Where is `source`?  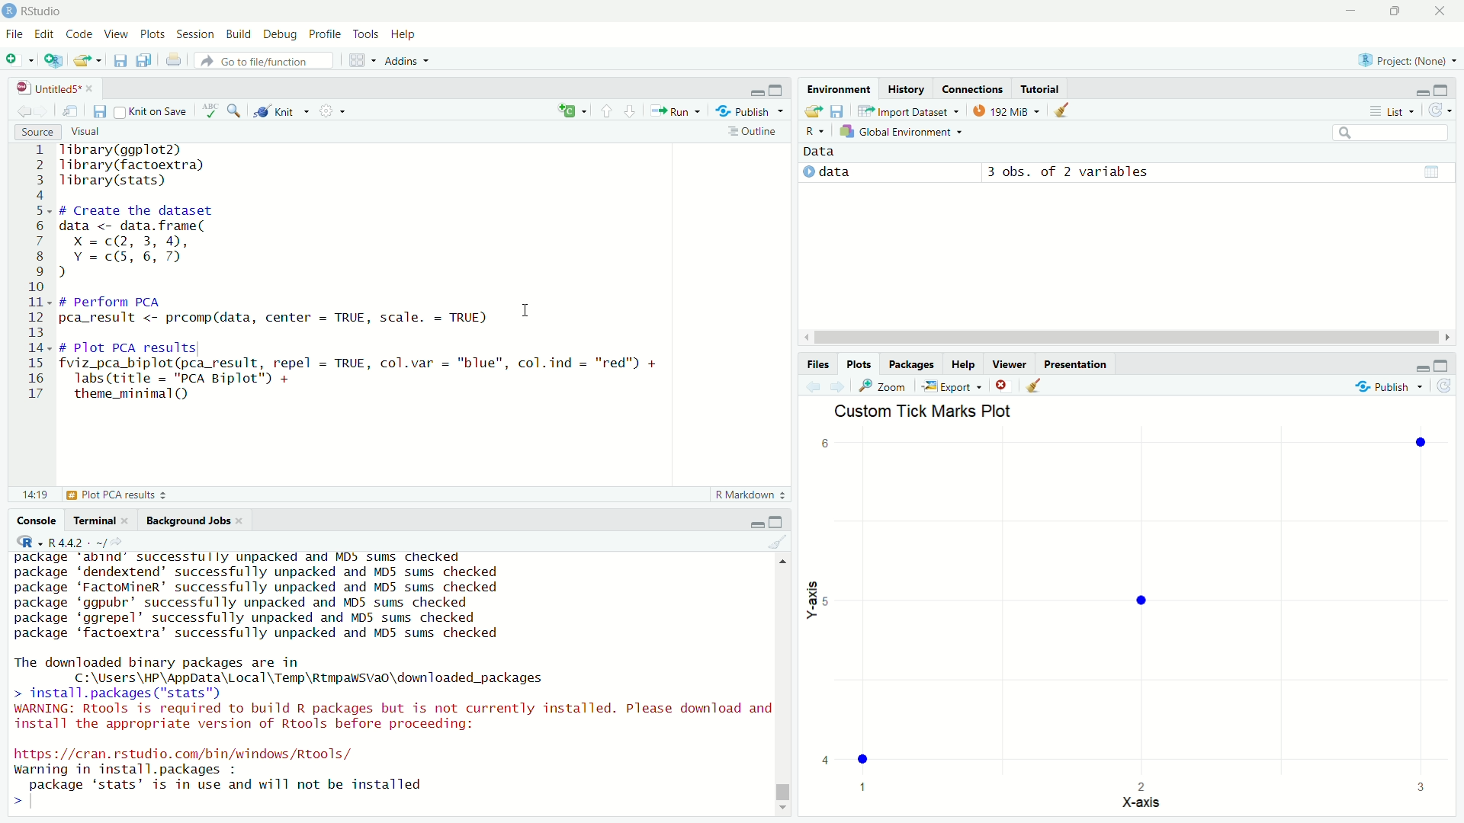 source is located at coordinates (35, 131).